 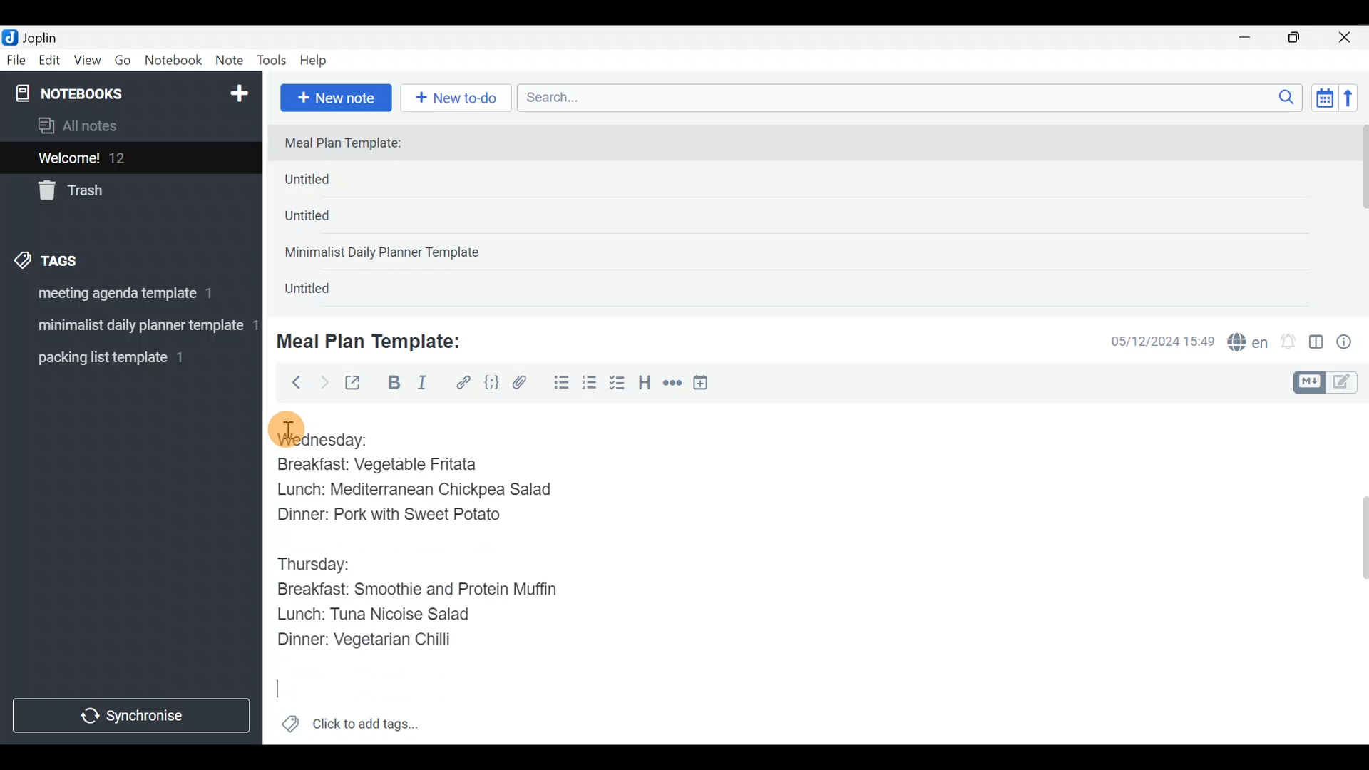 What do you see at coordinates (285, 430) in the screenshot?
I see `cursor` at bounding box center [285, 430].